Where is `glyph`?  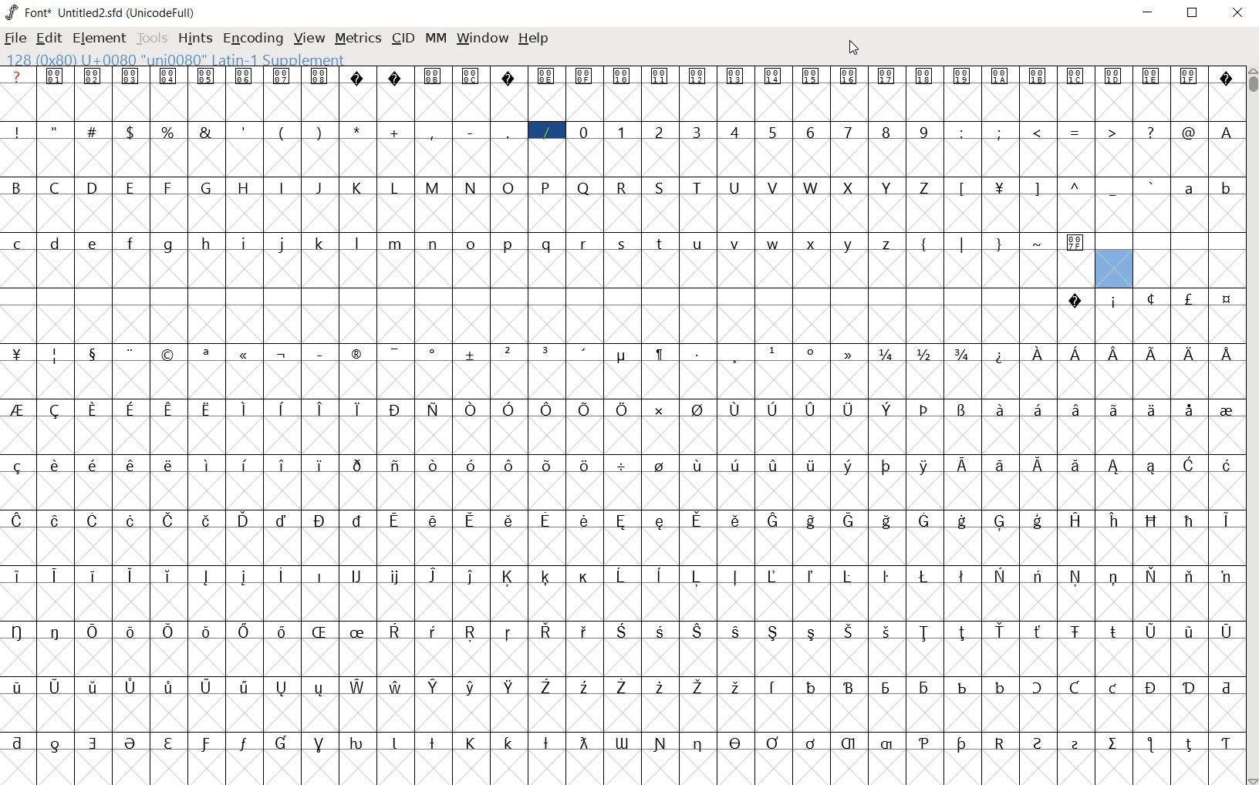 glyph is located at coordinates (1001, 523).